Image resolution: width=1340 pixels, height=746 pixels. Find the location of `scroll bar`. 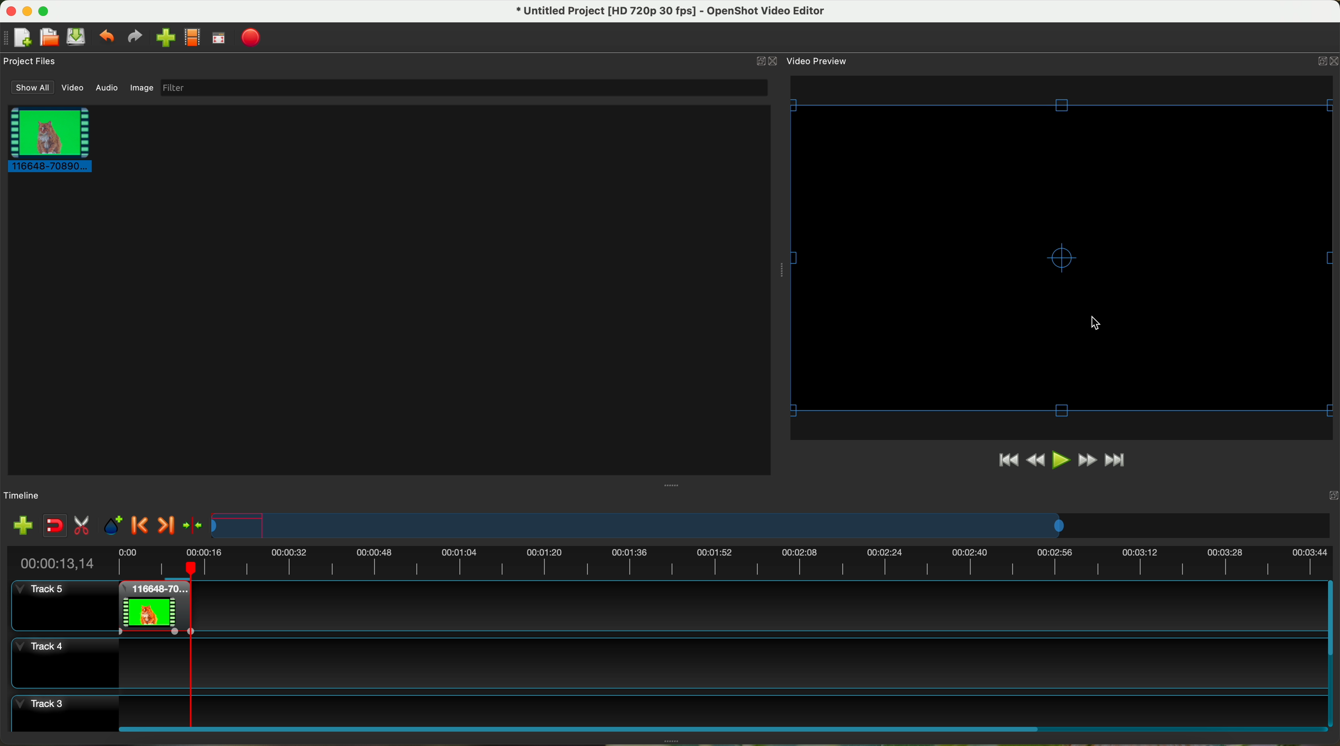

scroll bar is located at coordinates (721, 728).